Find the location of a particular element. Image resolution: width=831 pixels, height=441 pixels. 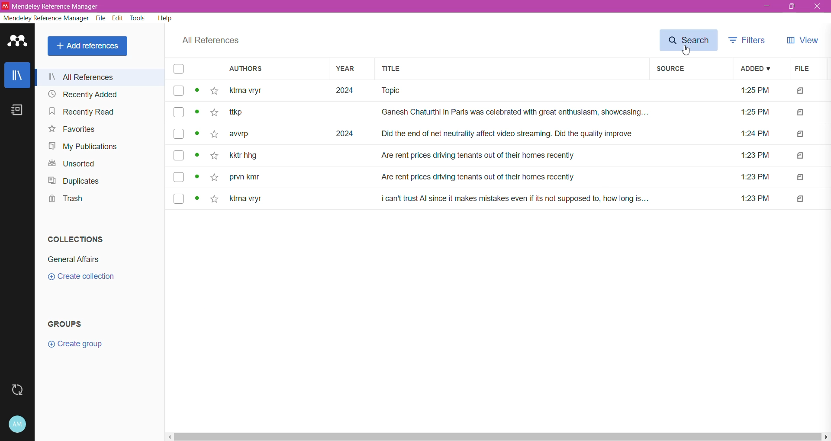

7 kta vryr 2024 Topic 1:25PM is located at coordinates (504, 92).